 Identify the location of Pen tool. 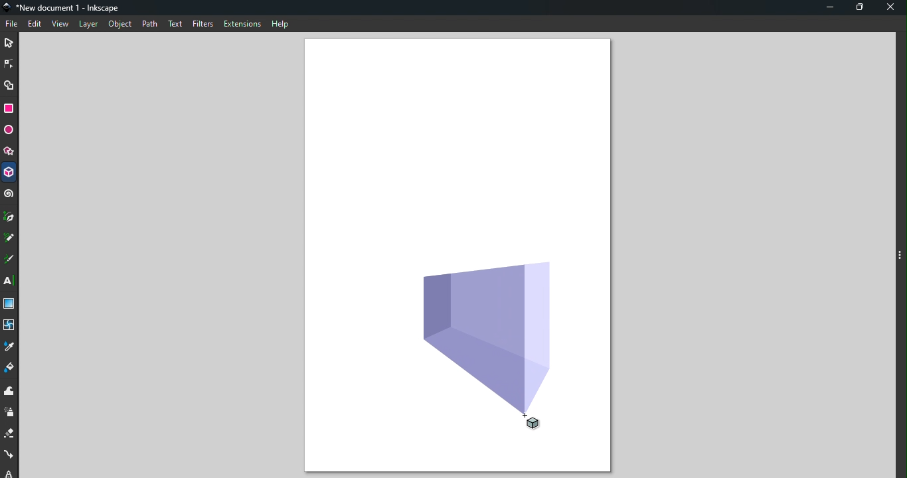
(11, 218).